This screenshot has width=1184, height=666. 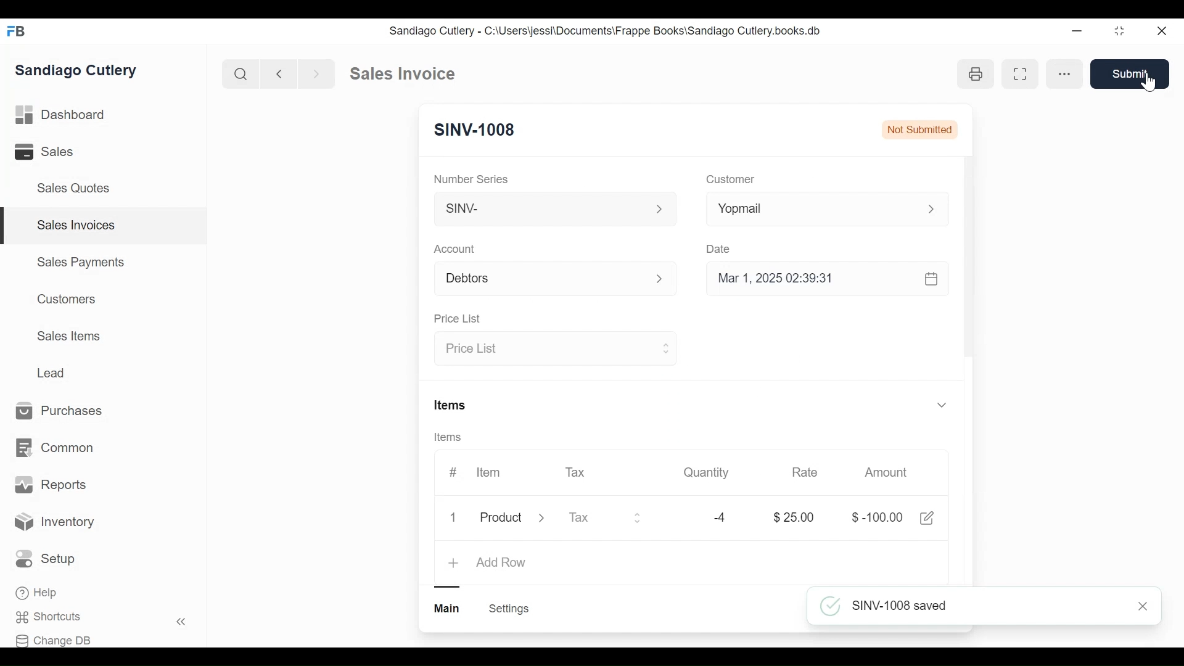 What do you see at coordinates (449, 437) in the screenshot?
I see `Items` at bounding box center [449, 437].